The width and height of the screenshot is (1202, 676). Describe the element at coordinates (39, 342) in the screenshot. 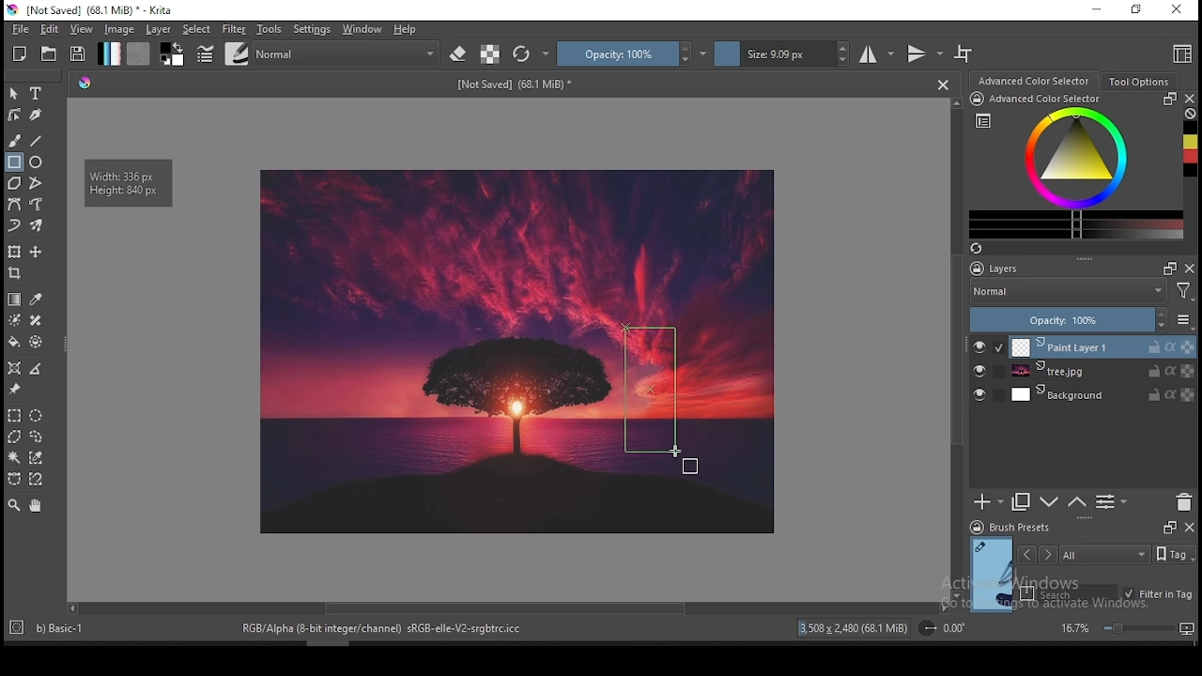

I see `enclose and fill tool` at that location.